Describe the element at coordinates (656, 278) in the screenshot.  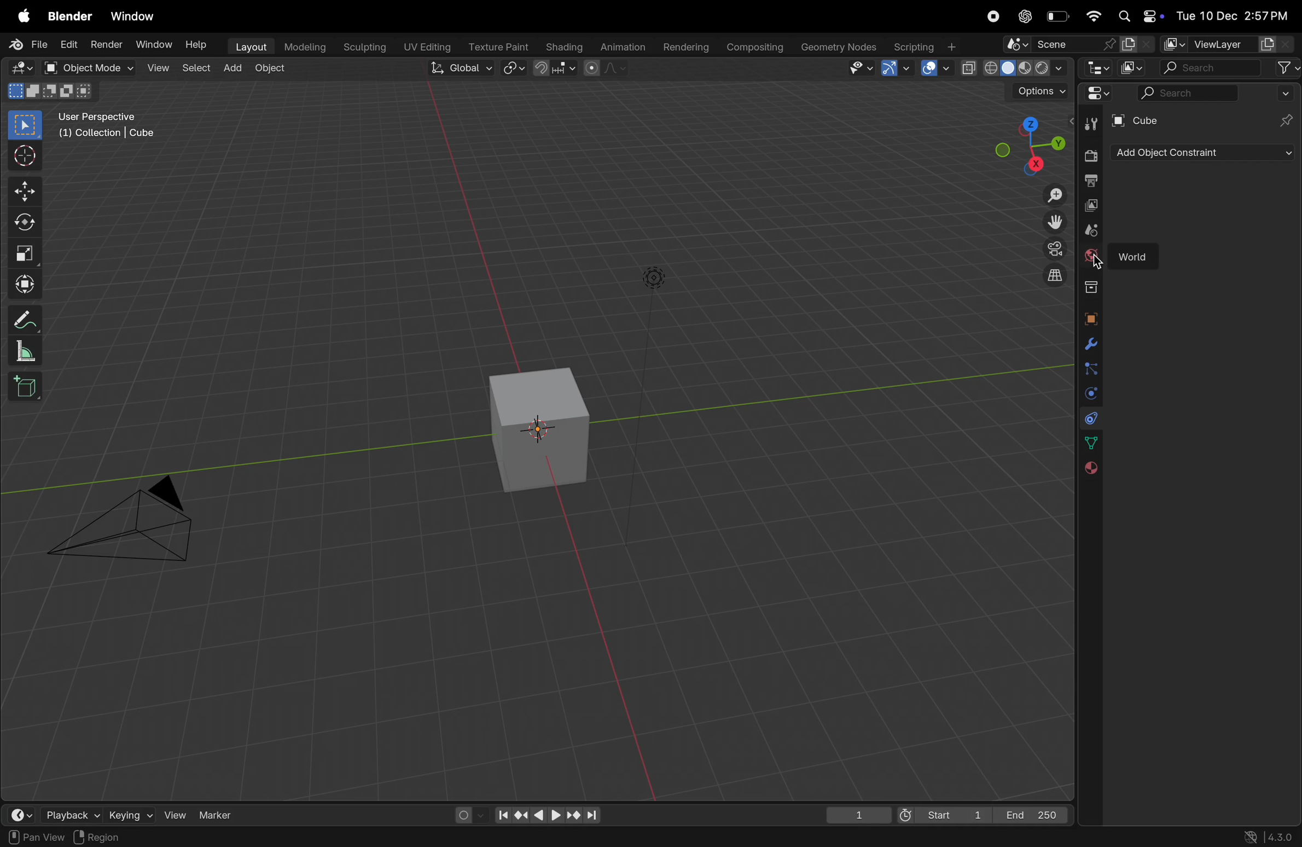
I see `Light` at that location.